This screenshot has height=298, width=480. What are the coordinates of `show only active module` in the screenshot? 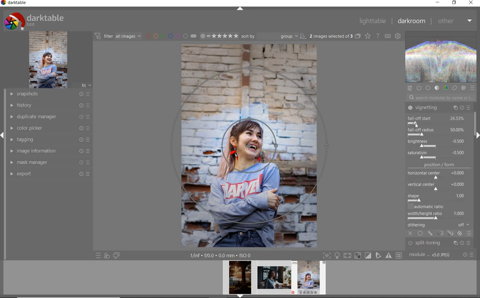 It's located at (419, 88).